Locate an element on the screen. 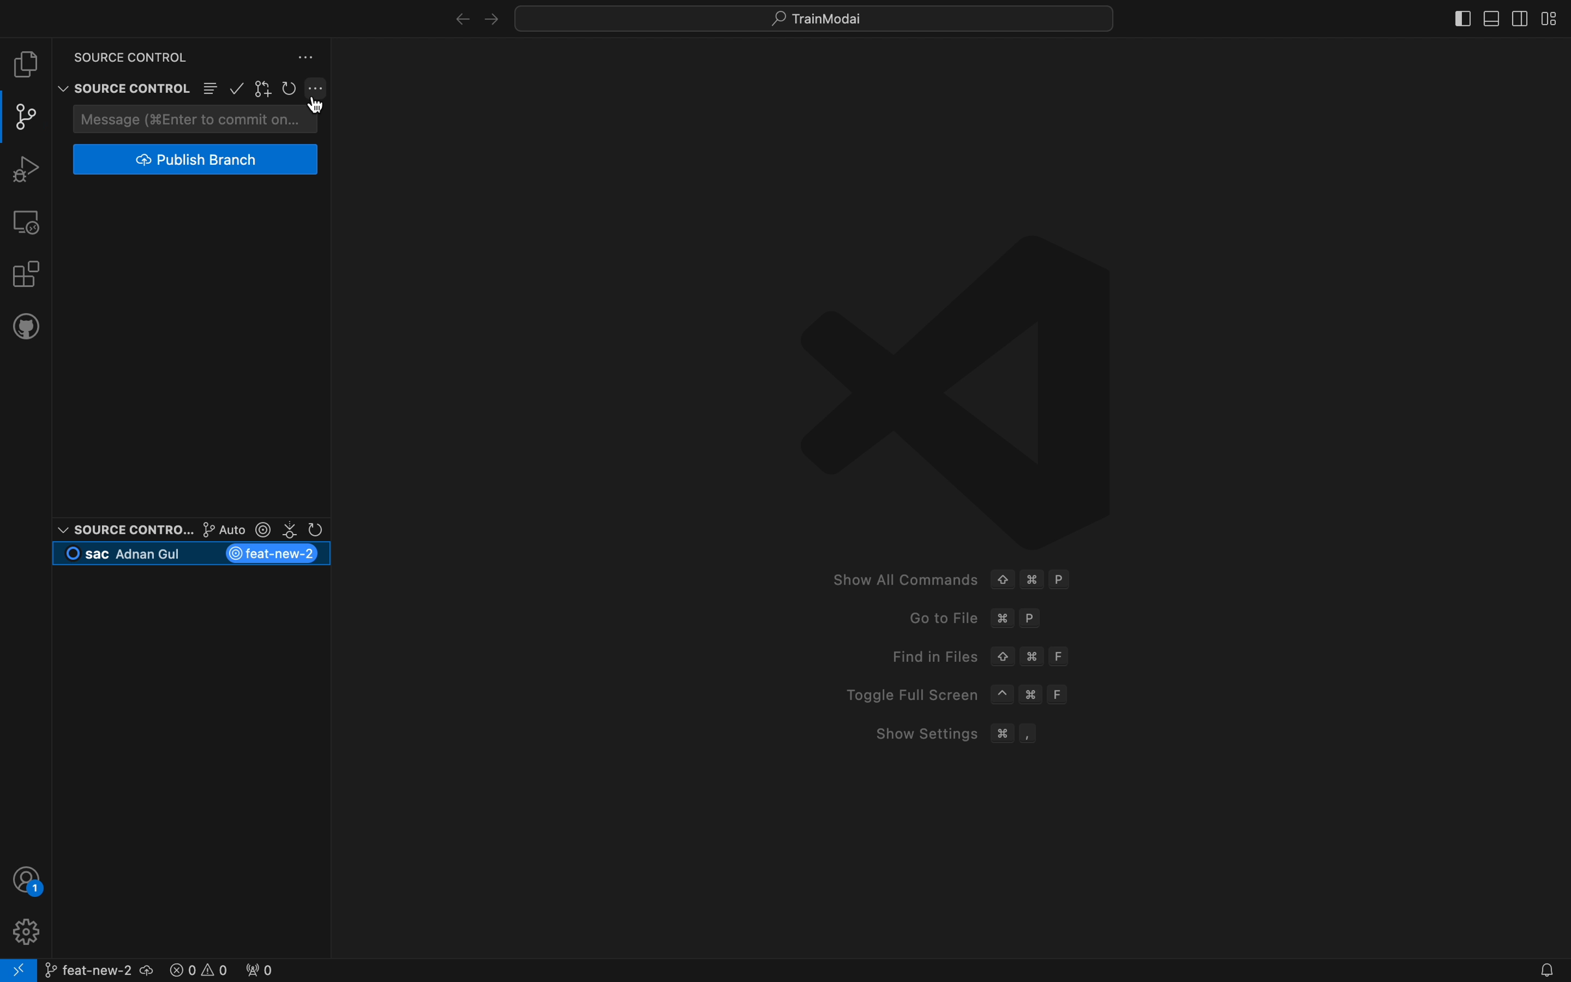 This screenshot has height=982, width=1571. Find in Files is located at coordinates (924, 656).